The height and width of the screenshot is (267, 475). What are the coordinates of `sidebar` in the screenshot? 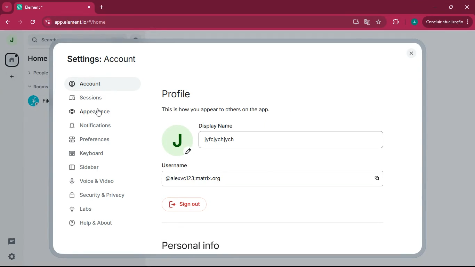 It's located at (96, 168).